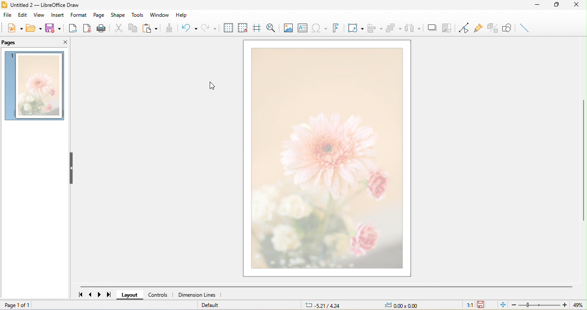  What do you see at coordinates (71, 27) in the screenshot?
I see `export` at bounding box center [71, 27].